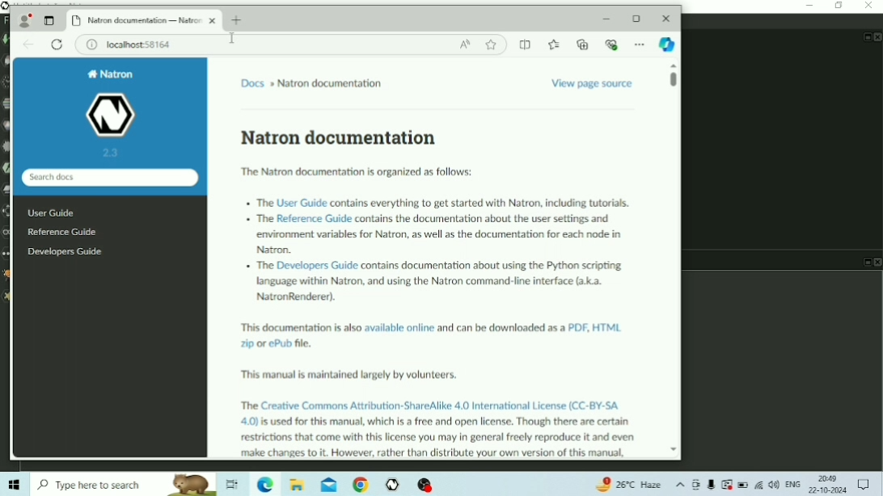  I want to click on Speakers, so click(774, 485).